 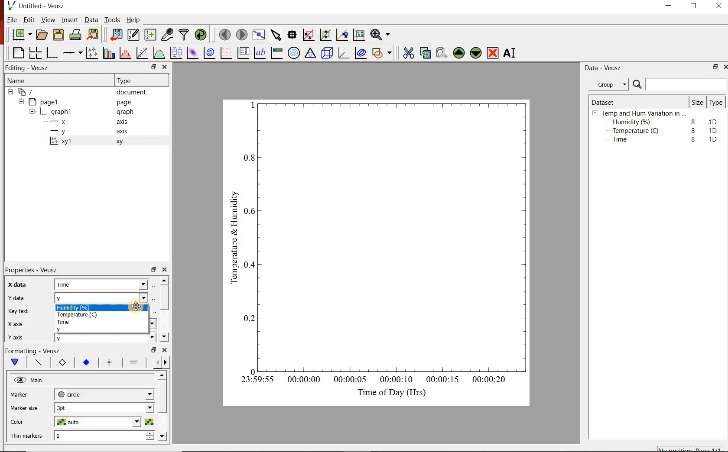 I want to click on blank page, so click(x=17, y=52).